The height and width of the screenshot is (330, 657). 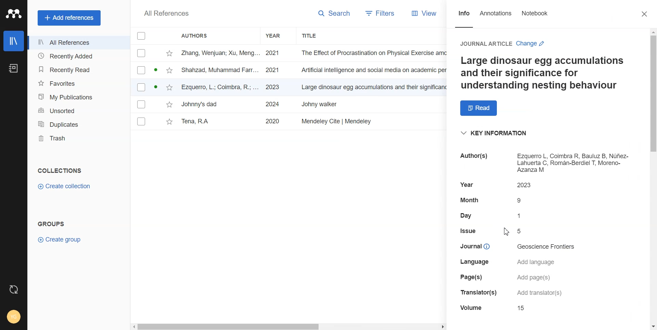 I want to click on File, so click(x=316, y=87).